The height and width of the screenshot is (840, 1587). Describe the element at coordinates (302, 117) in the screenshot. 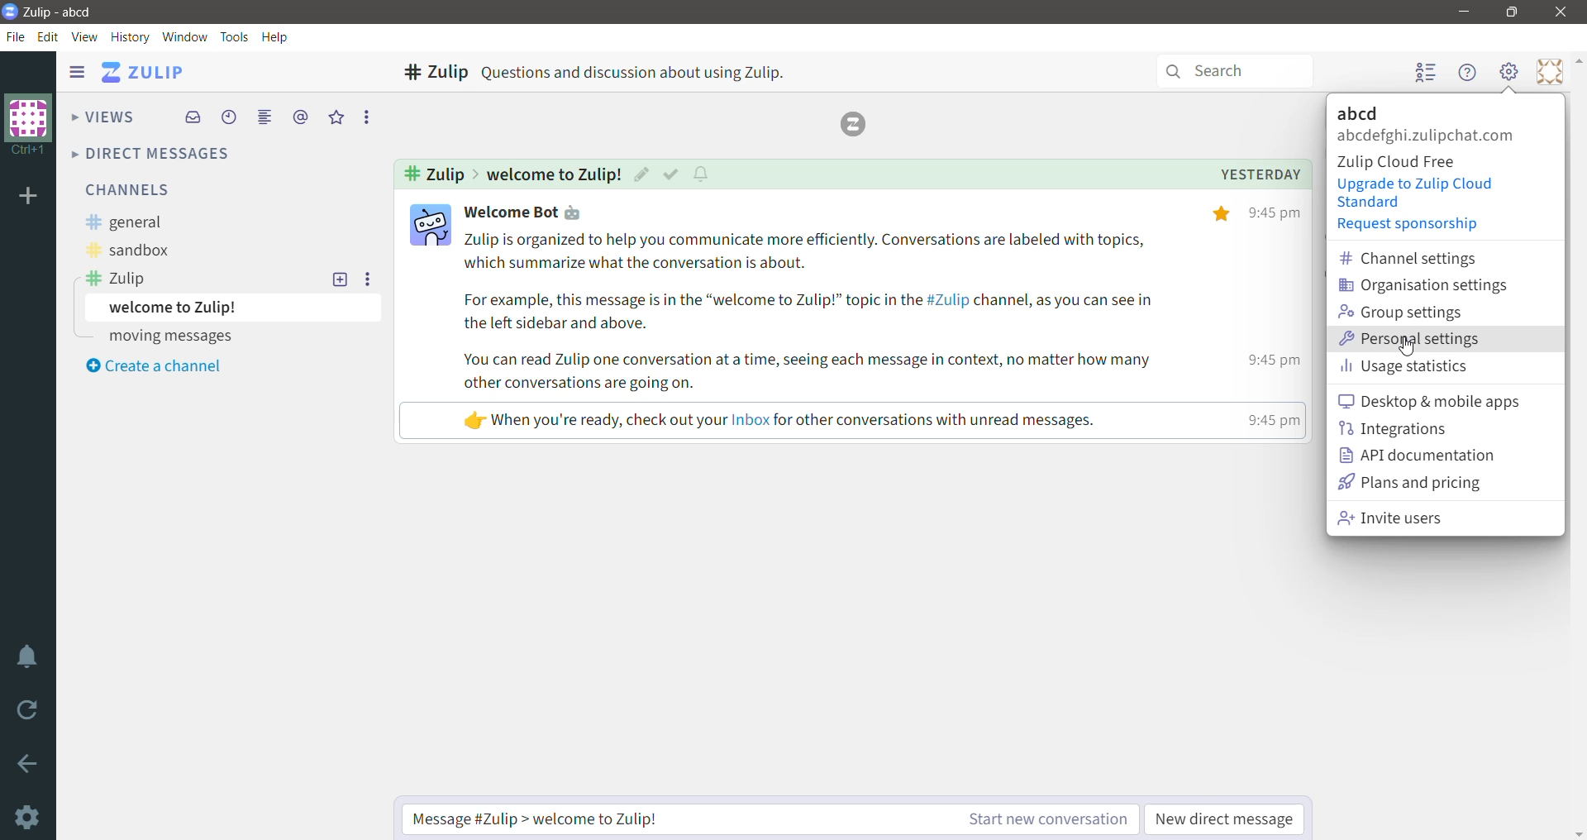

I see `Mentions` at that location.